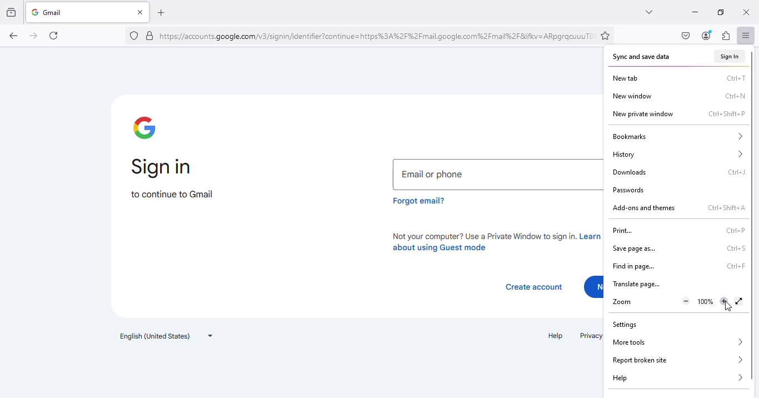 Image resolution: width=759 pixels, height=398 pixels. Describe the element at coordinates (728, 306) in the screenshot. I see `cursor` at that location.